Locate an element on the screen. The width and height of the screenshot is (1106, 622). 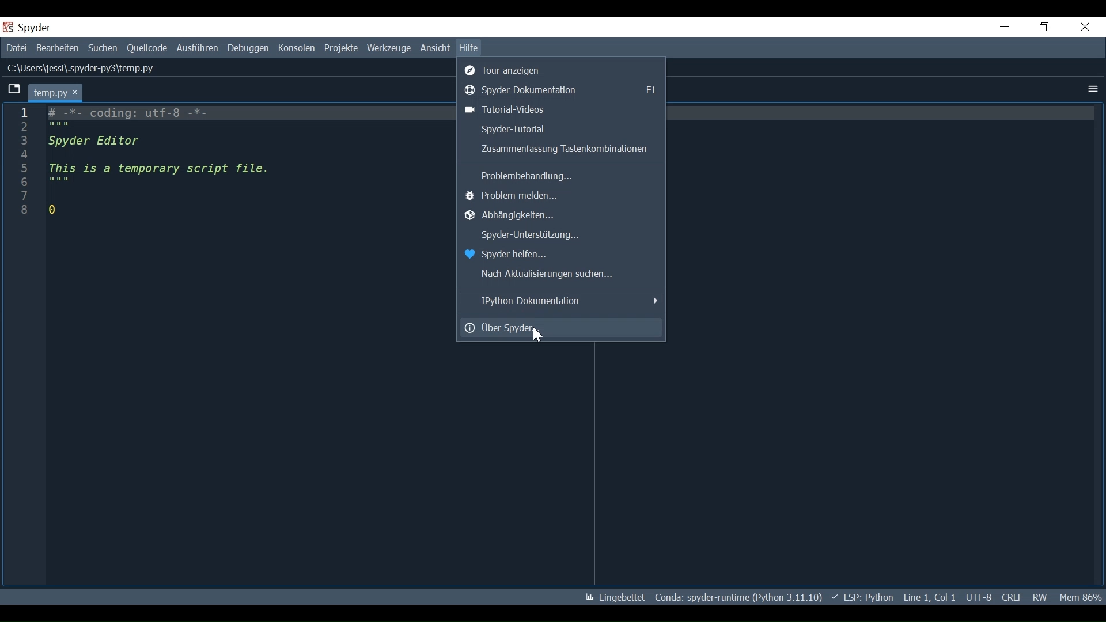
Nach Aktualisierungen suchen... is located at coordinates (551, 274).